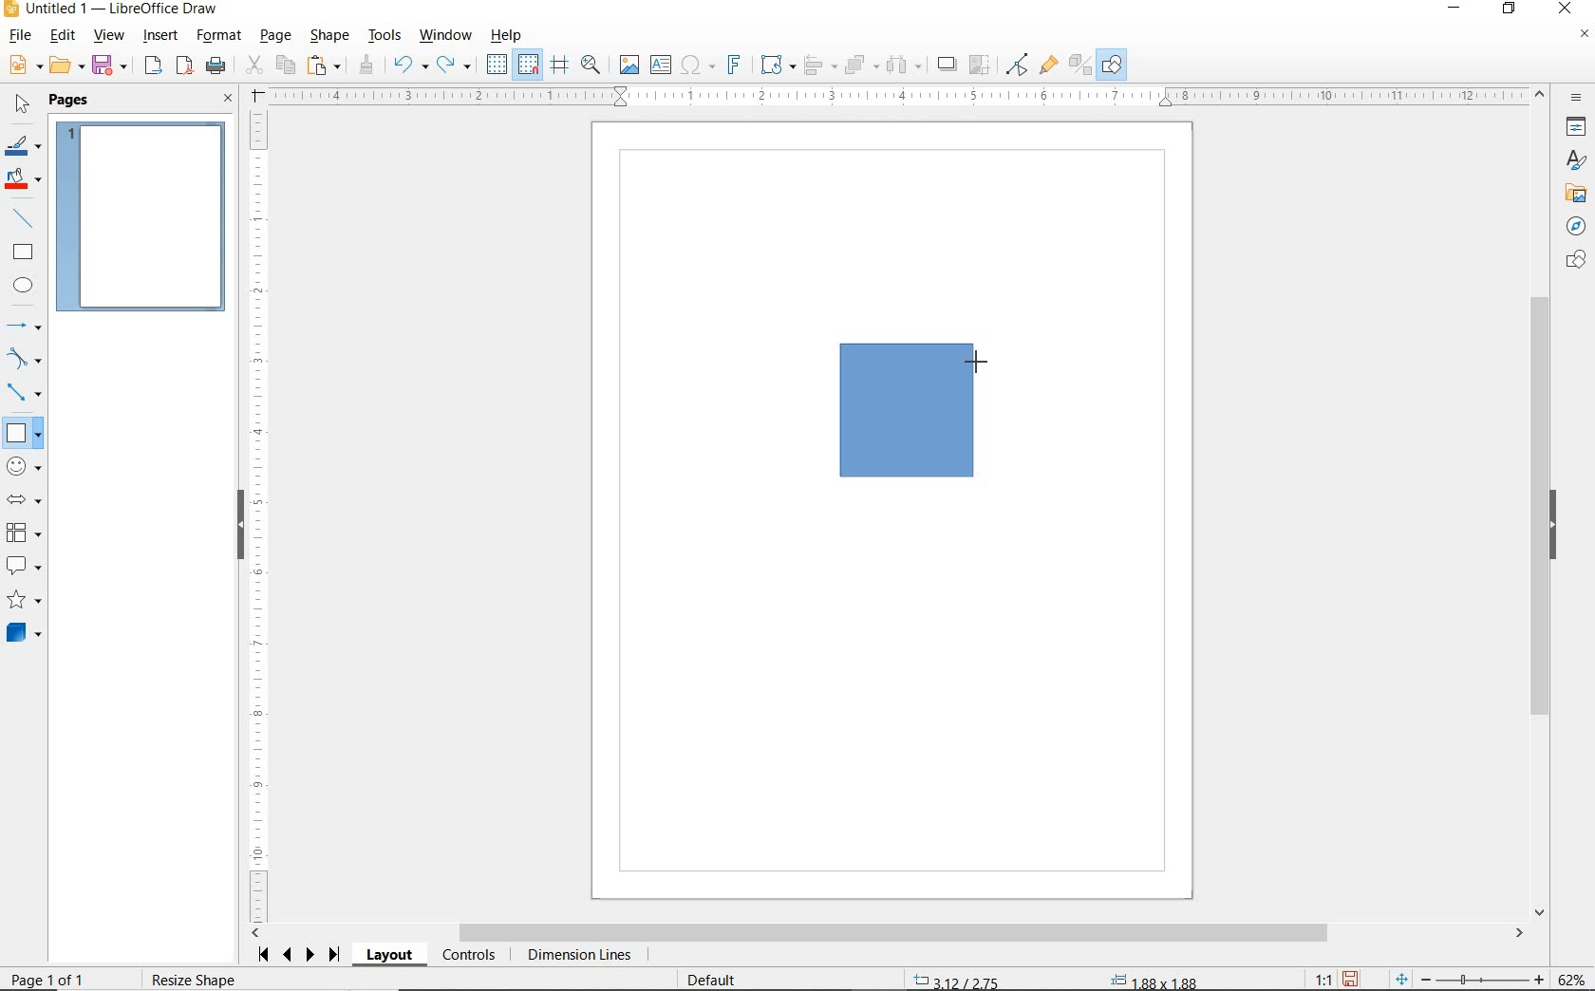  I want to click on DIMENSION LINES, so click(578, 956).